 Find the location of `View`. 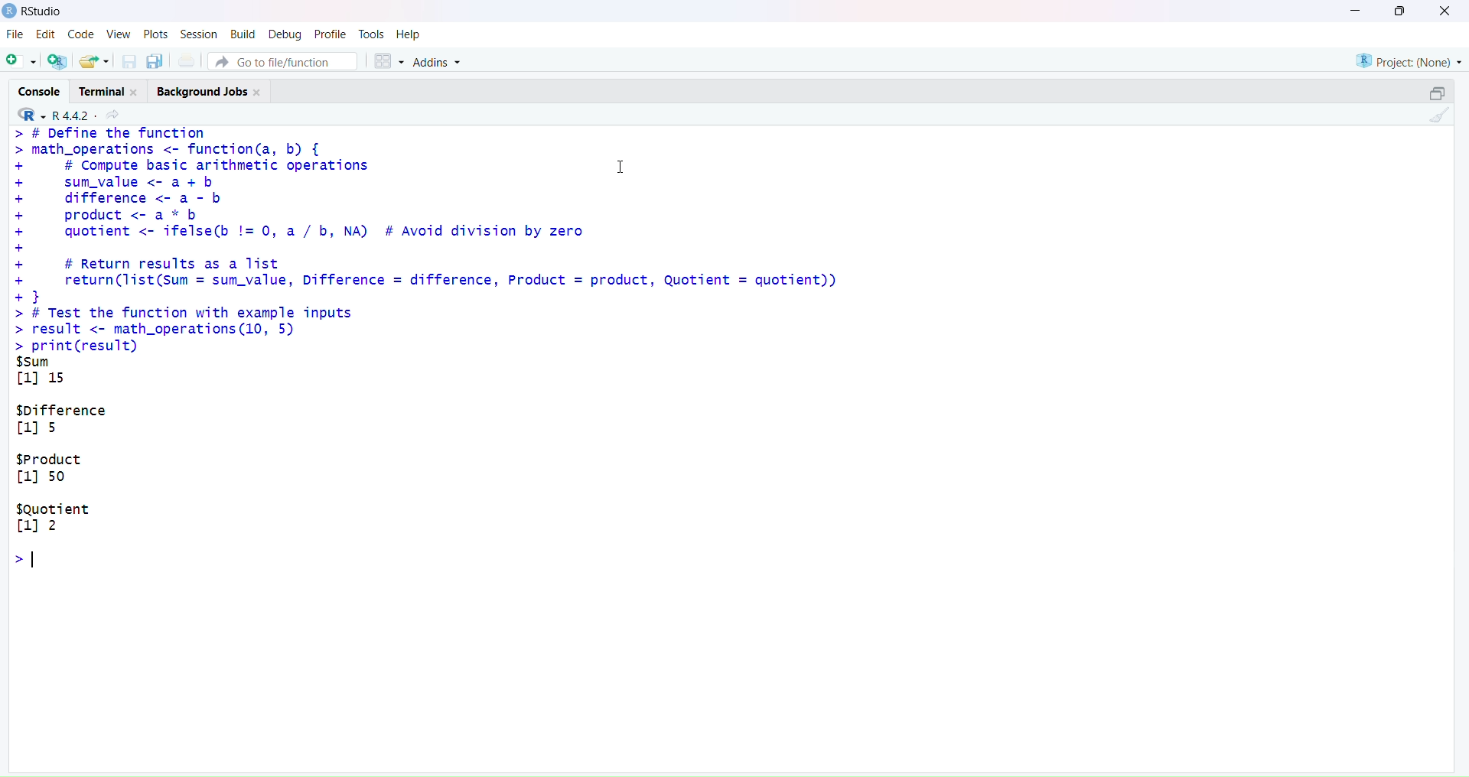

View is located at coordinates (119, 34).